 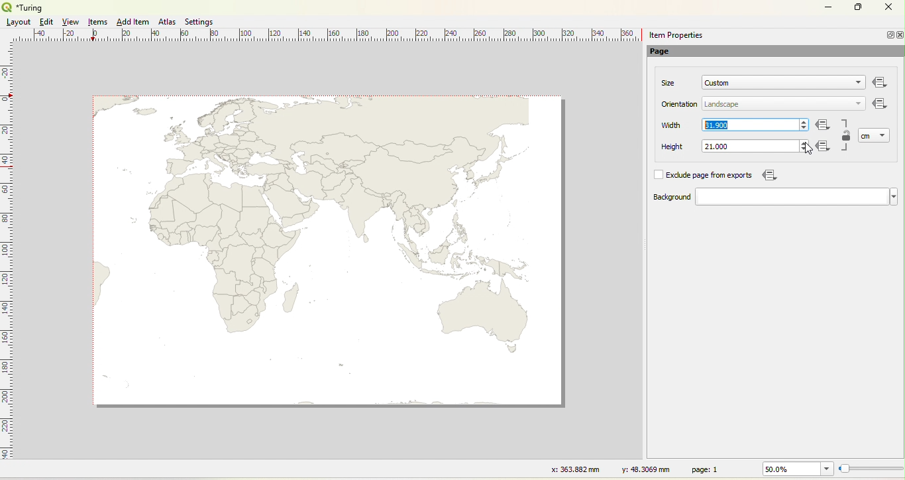 I want to click on Minimize, so click(x=828, y=6).